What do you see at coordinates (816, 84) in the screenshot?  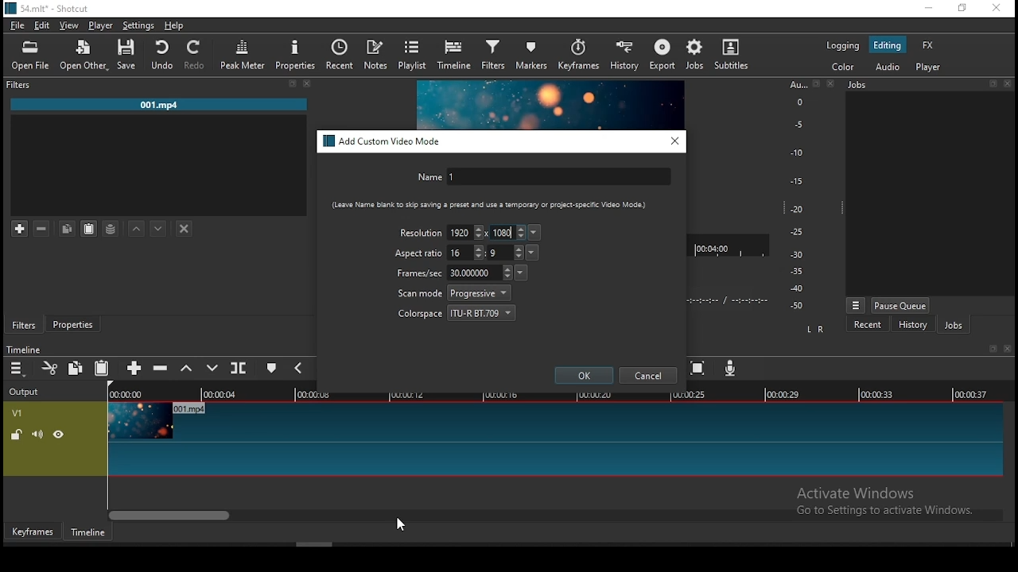 I see `restore` at bounding box center [816, 84].